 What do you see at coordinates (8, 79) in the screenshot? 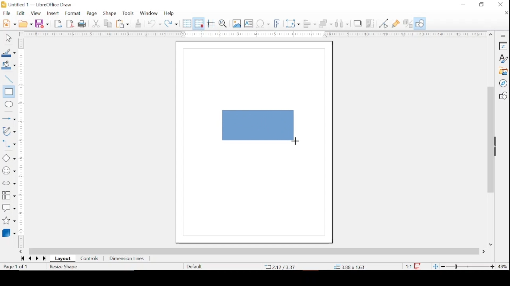
I see `insert line` at bounding box center [8, 79].